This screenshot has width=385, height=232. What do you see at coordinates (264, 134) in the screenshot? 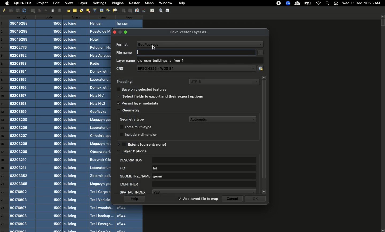
I see `Scroll` at bounding box center [264, 134].